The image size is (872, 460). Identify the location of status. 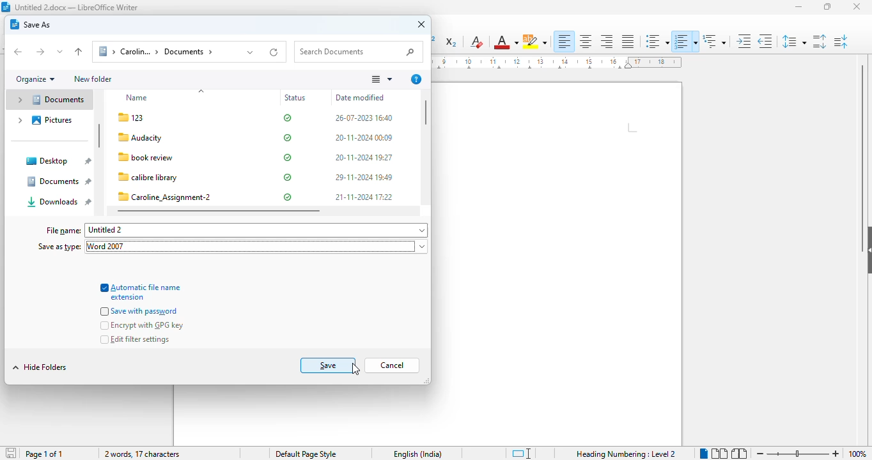
(288, 157).